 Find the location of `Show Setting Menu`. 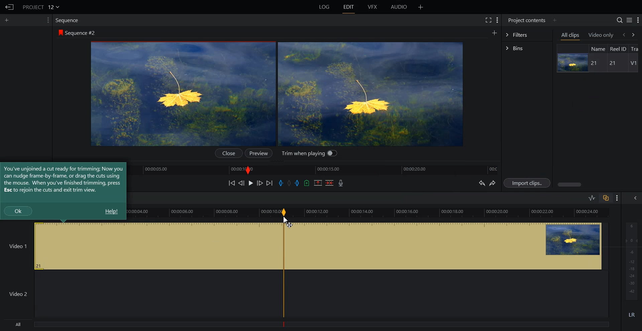

Show Setting Menu is located at coordinates (617, 198).